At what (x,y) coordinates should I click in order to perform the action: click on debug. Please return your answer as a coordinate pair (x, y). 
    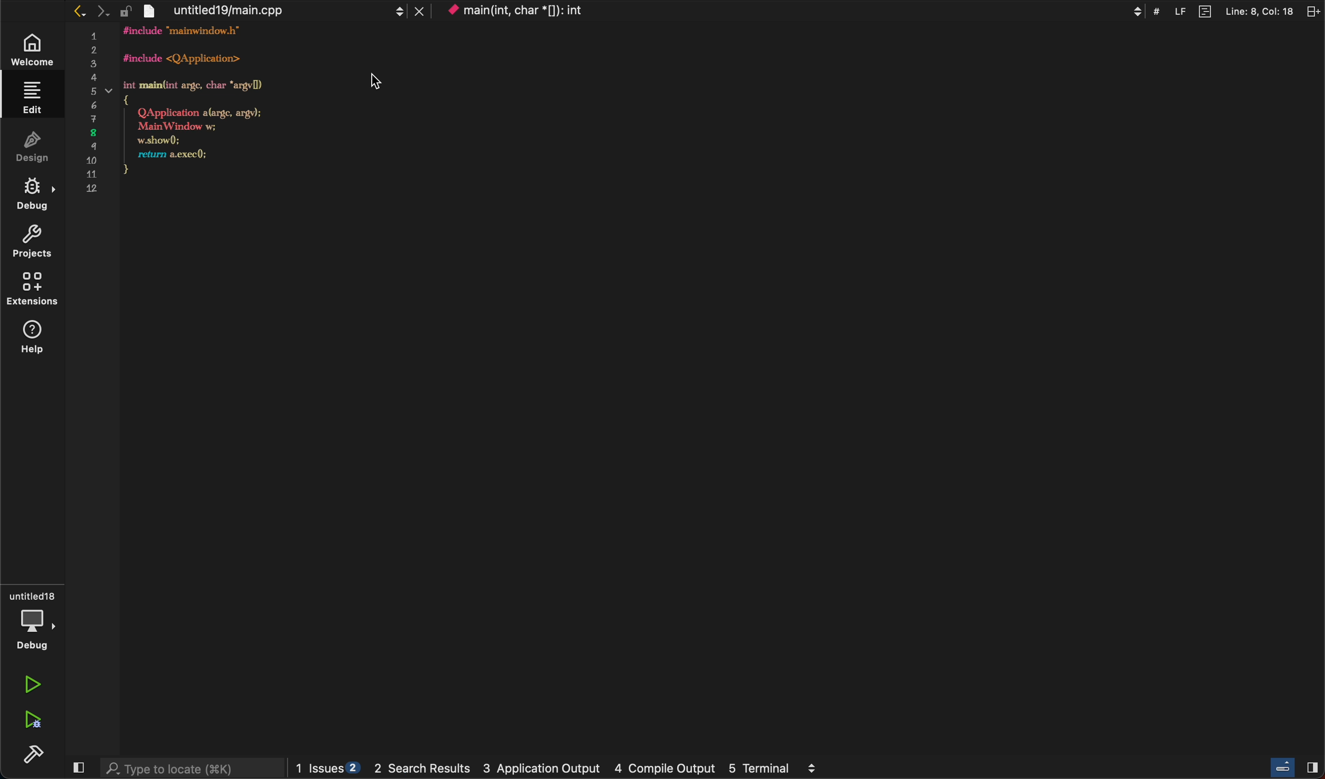
    Looking at the image, I should click on (33, 624).